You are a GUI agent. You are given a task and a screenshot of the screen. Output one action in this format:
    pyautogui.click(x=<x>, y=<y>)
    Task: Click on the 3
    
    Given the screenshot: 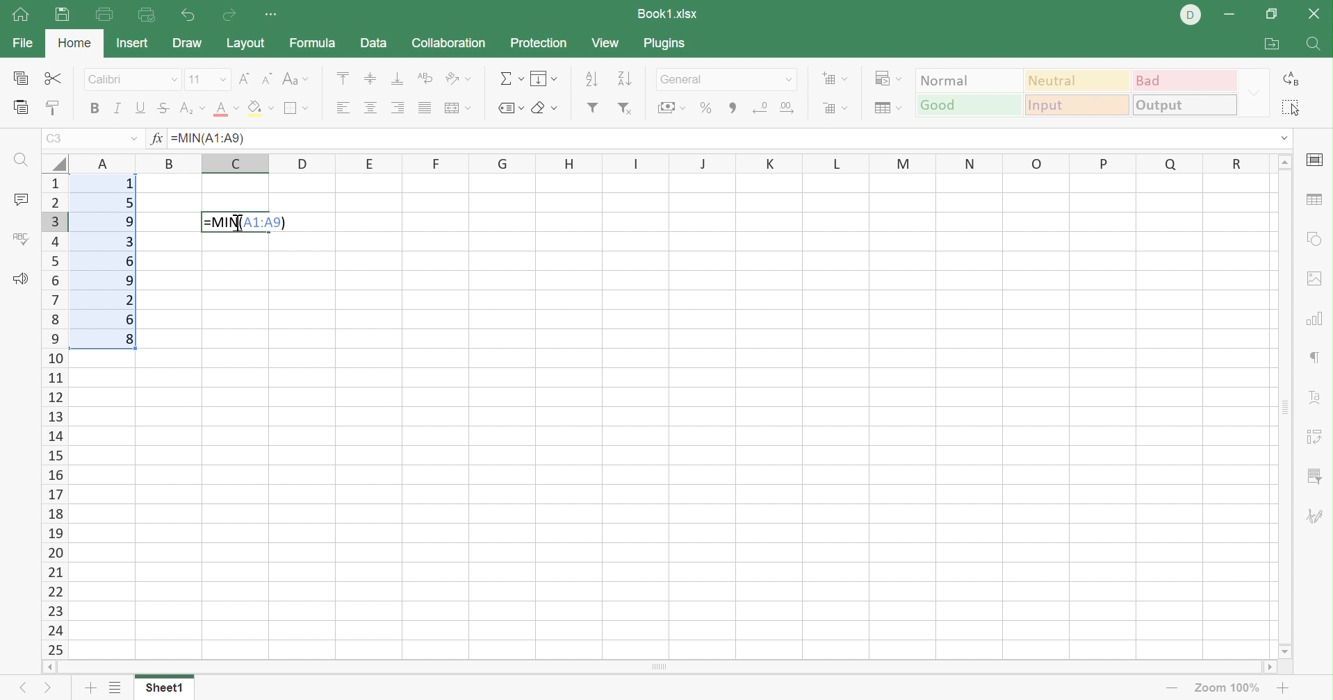 What is the action you would take?
    pyautogui.click(x=131, y=242)
    